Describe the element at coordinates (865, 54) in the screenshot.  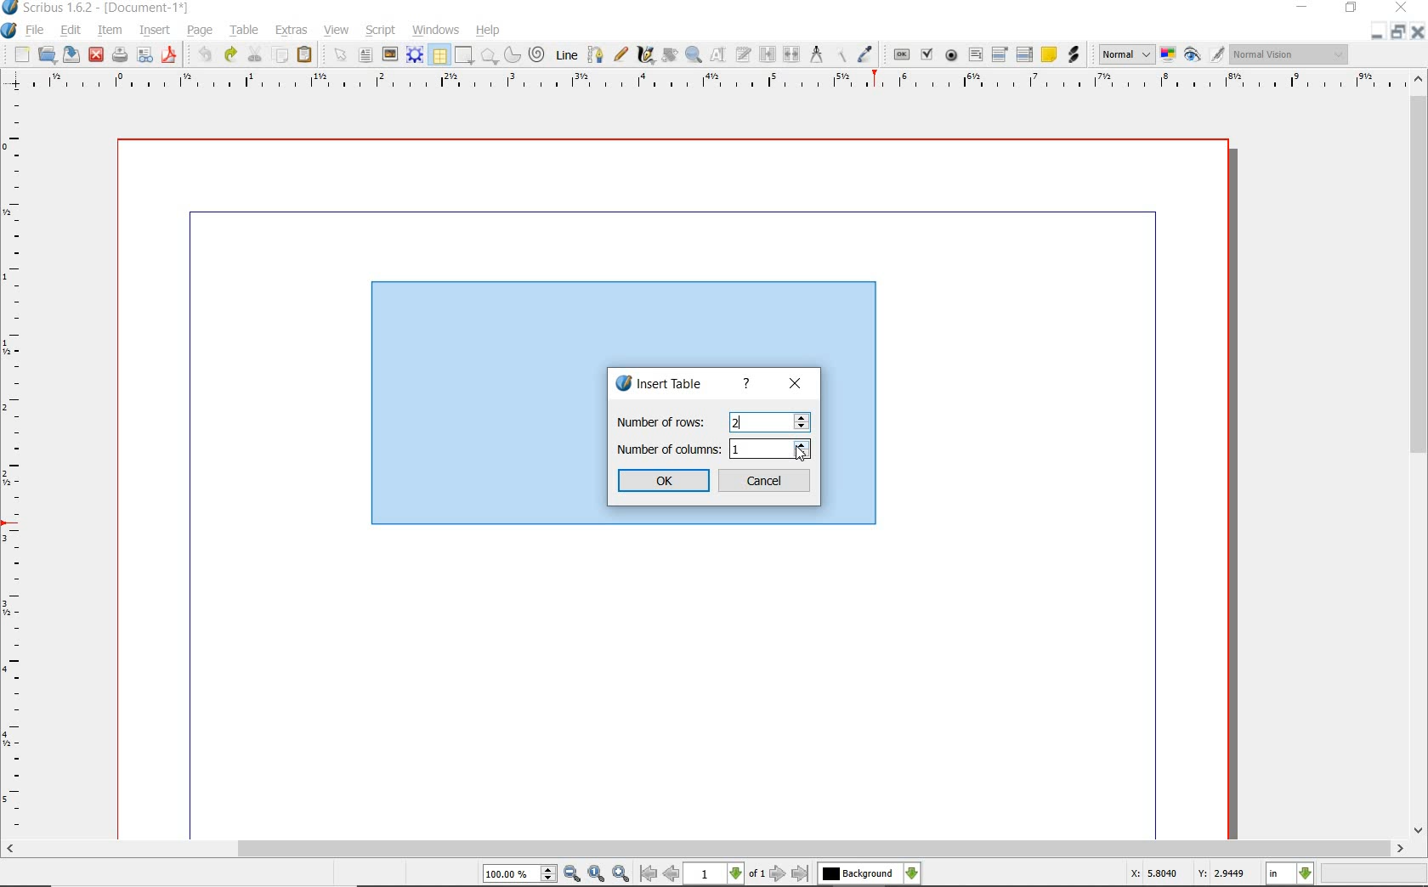
I see `eye dropper` at that location.